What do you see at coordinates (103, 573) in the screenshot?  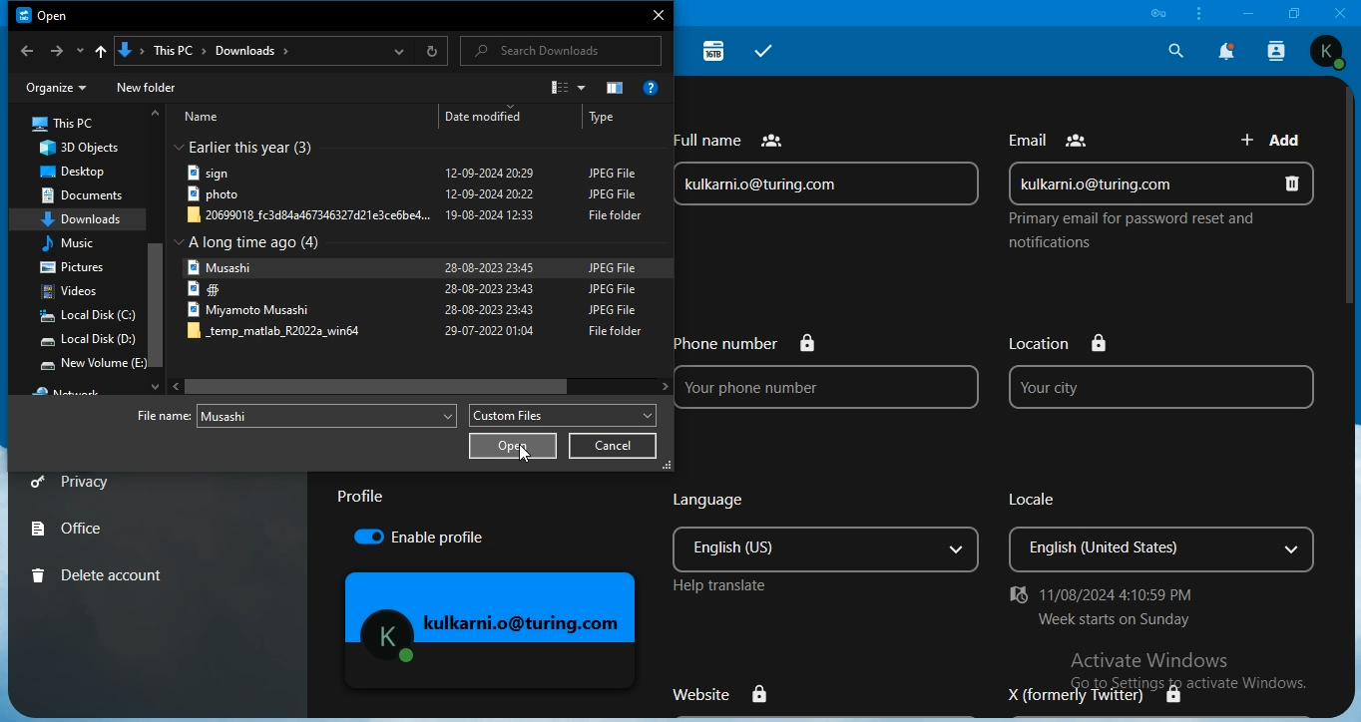 I see `delete account` at bounding box center [103, 573].